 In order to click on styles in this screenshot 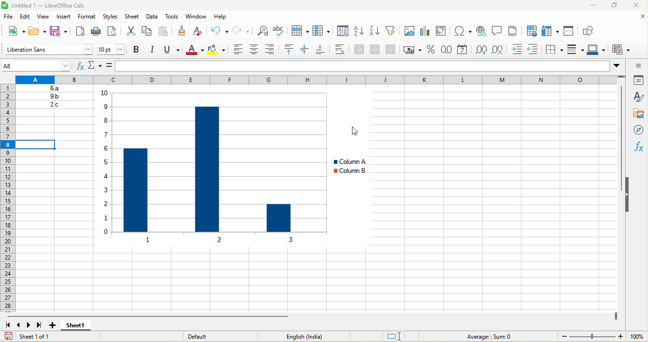, I will do `click(635, 97)`.